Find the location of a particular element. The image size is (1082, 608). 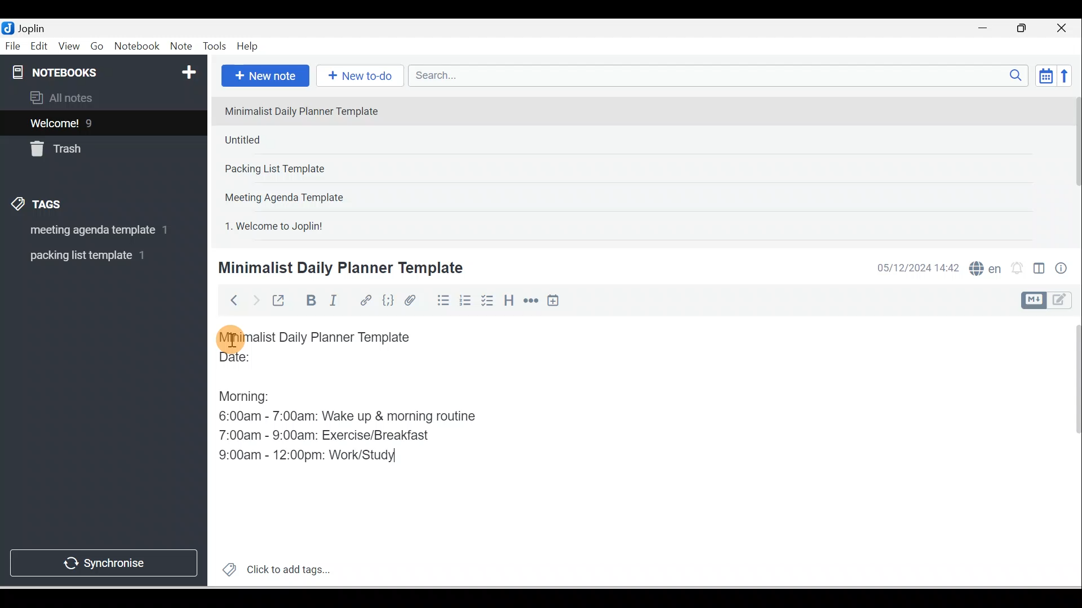

Back is located at coordinates (229, 300).